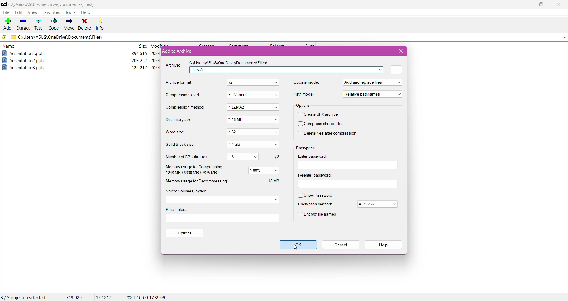 Image resolution: width=568 pixels, height=301 pixels. What do you see at coordinates (51, 13) in the screenshot?
I see `Favorites` at bounding box center [51, 13].